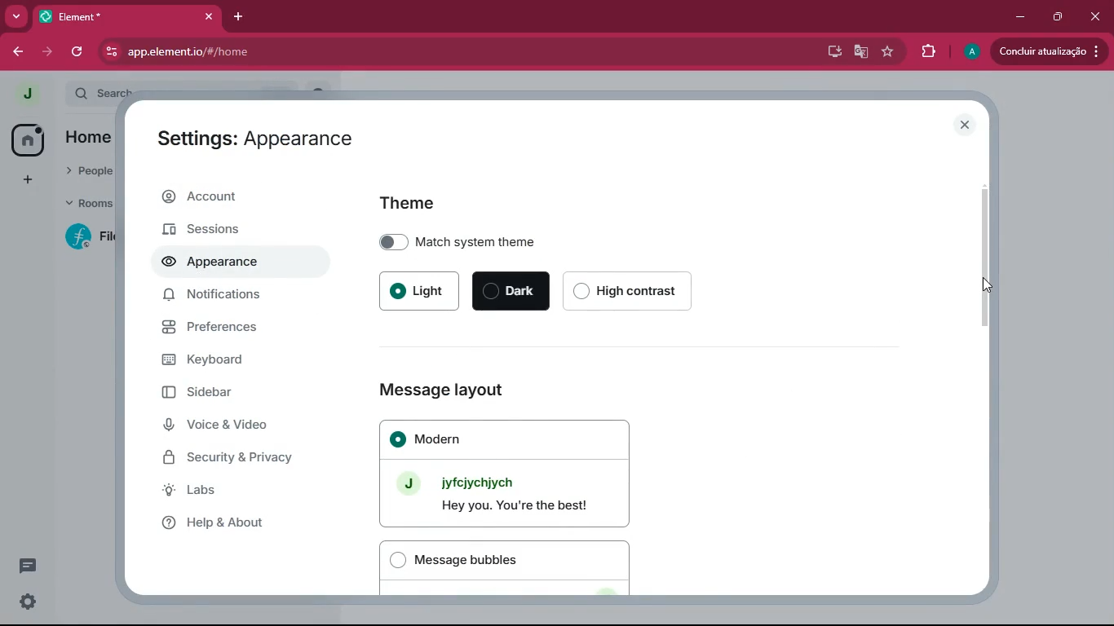 This screenshot has height=626, width=1114. What do you see at coordinates (233, 198) in the screenshot?
I see `account` at bounding box center [233, 198].